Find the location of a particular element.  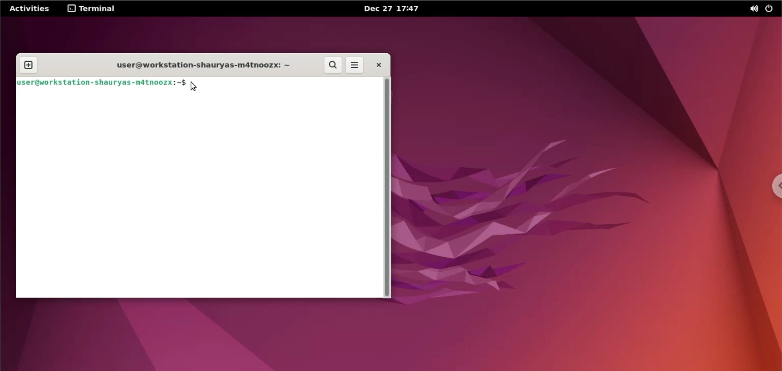

Dec 27 17:47 is located at coordinates (399, 8).